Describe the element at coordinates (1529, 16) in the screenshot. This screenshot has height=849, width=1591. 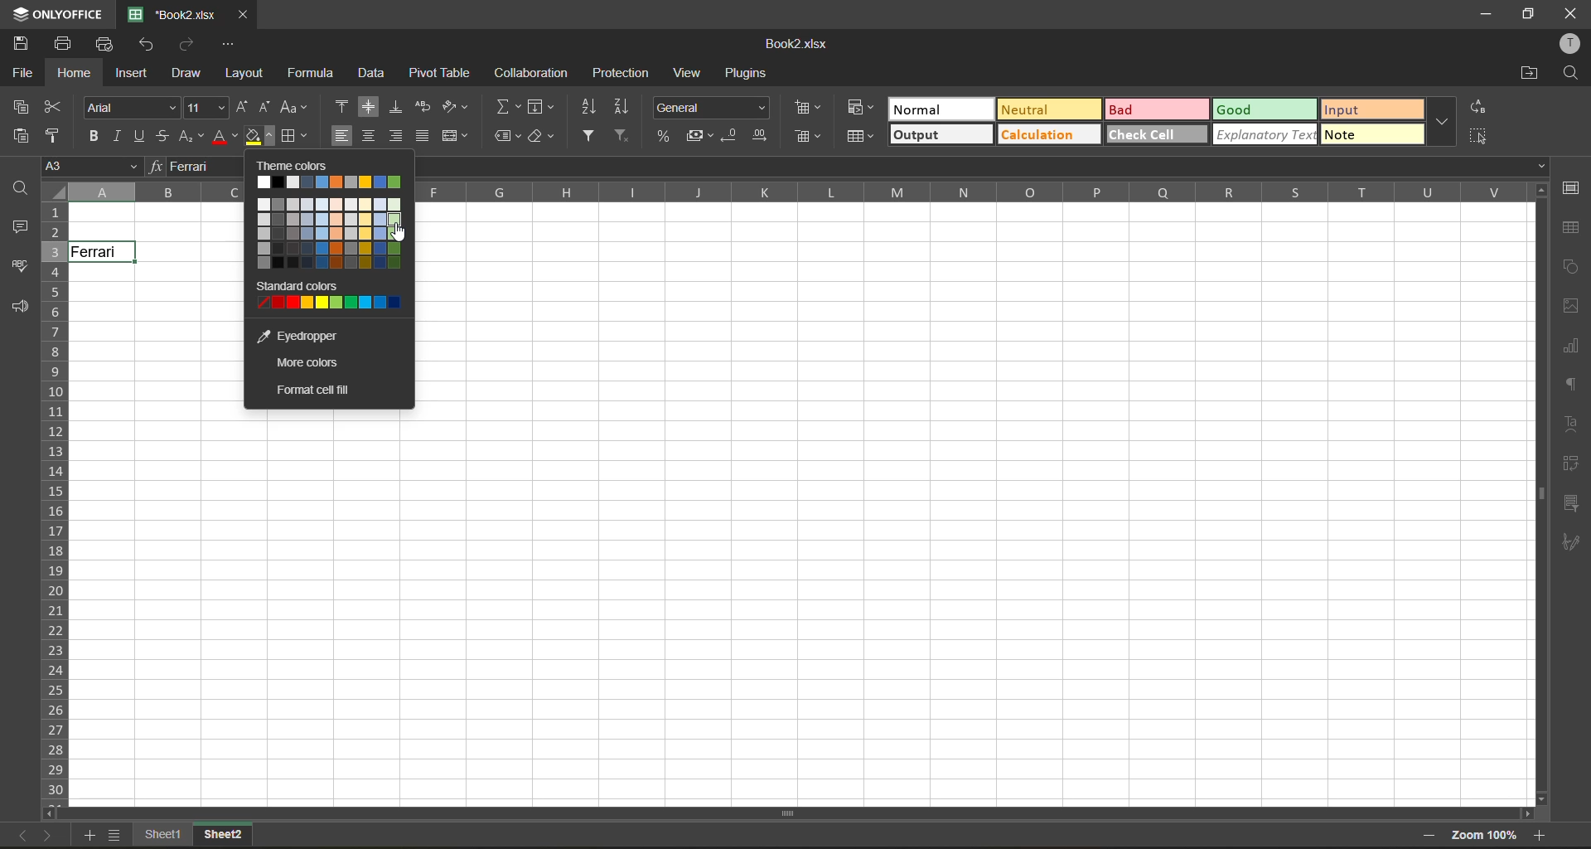
I see `maximize` at that location.